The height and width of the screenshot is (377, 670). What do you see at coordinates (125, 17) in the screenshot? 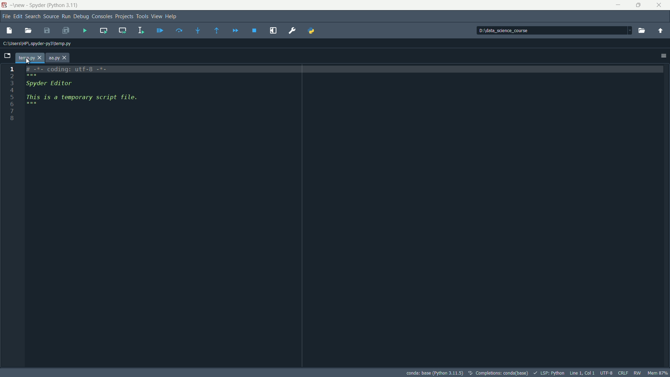
I see `projects menu` at bounding box center [125, 17].